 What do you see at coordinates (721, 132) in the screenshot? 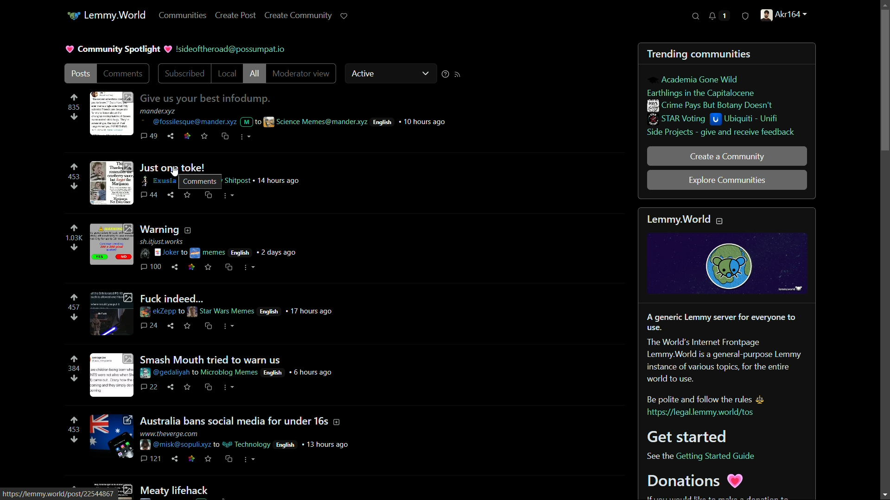
I see `side projects - give and receive feedback` at bounding box center [721, 132].